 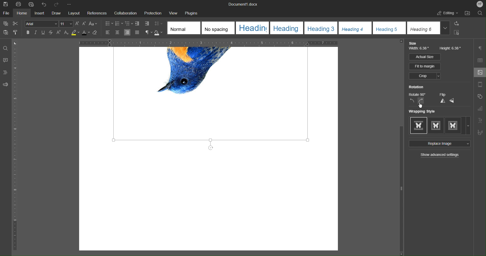 What do you see at coordinates (66, 24) in the screenshot?
I see `Size` at bounding box center [66, 24].